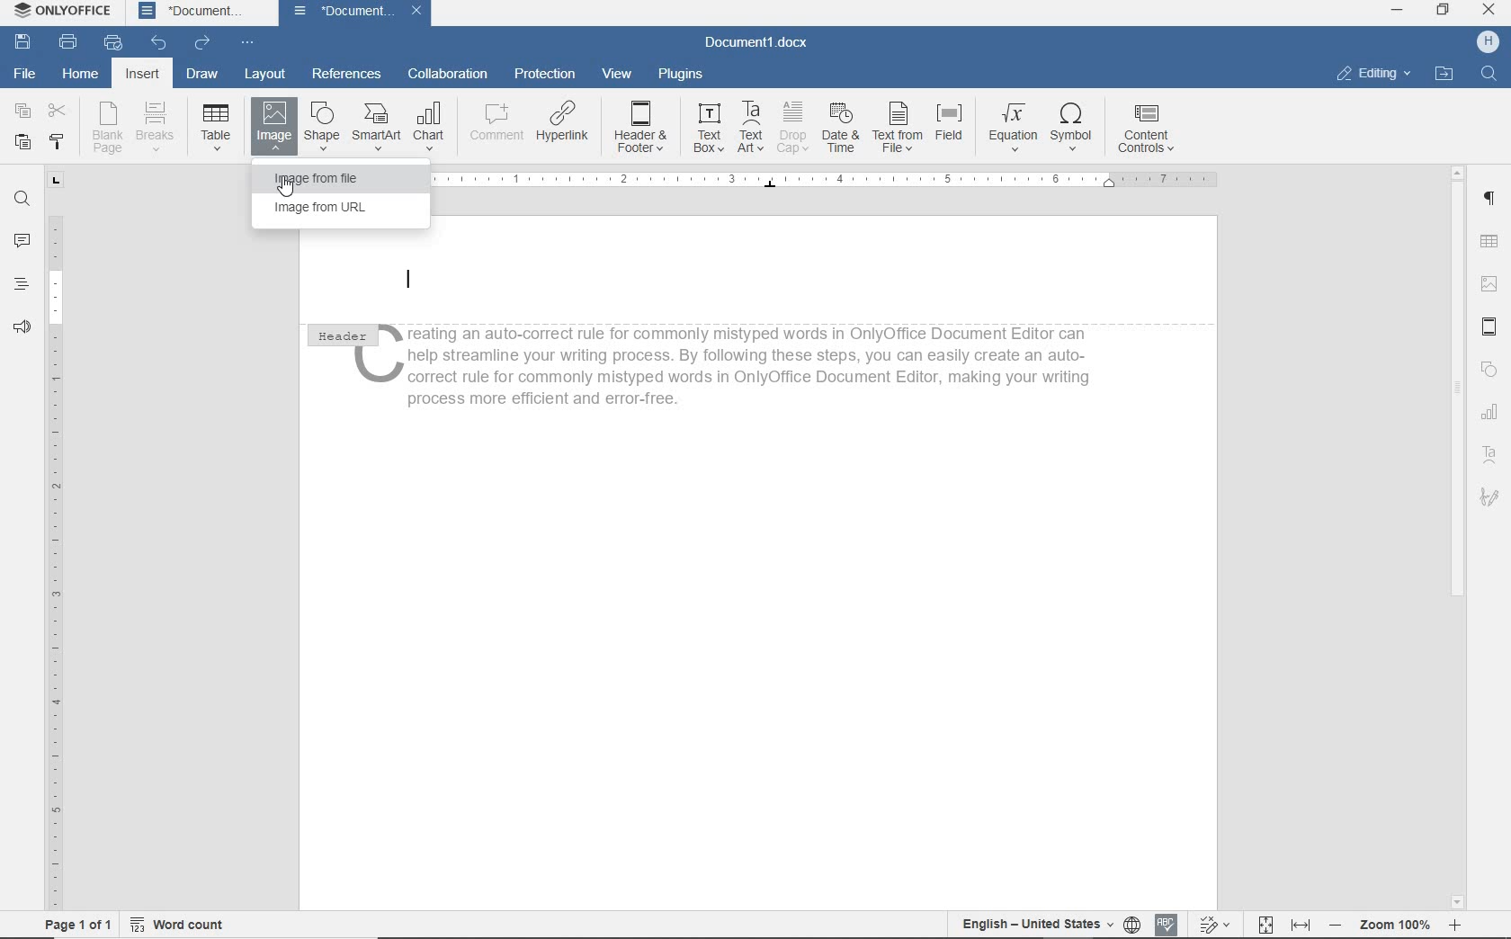  Describe the element at coordinates (203, 43) in the screenshot. I see `REDO` at that location.